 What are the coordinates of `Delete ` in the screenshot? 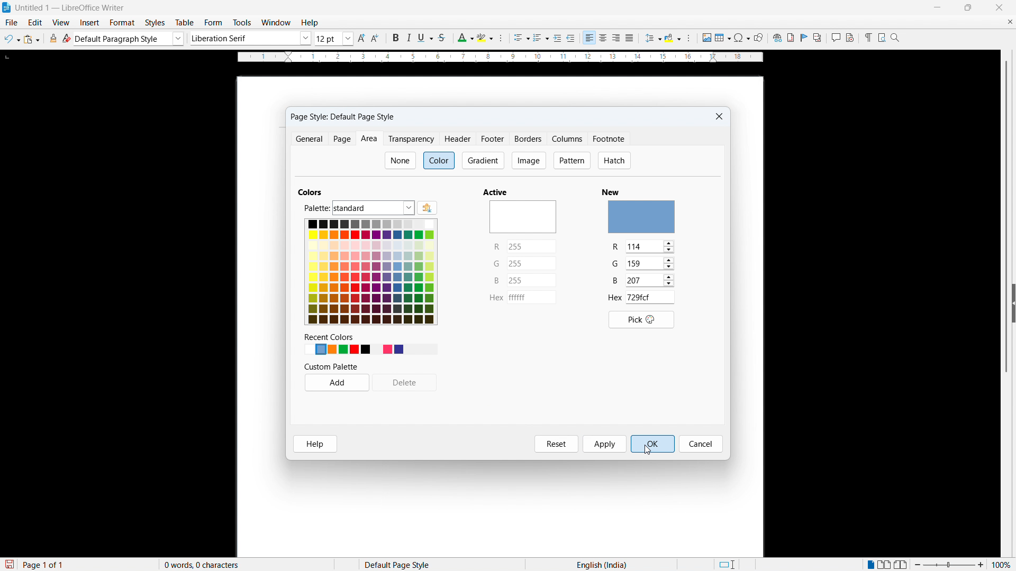 It's located at (405, 383).